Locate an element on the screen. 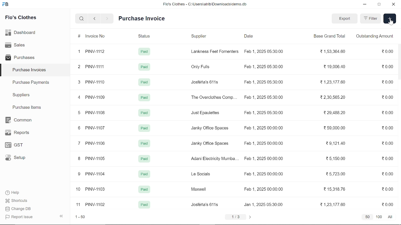  11 PINV-1102 Pad Josféna's 611s Jan 1, 2025 05:30:00 21,23,177.60 20.00 is located at coordinates (236, 205).